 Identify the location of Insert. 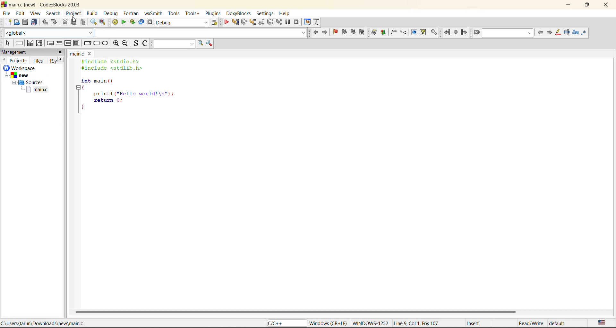
(473, 323).